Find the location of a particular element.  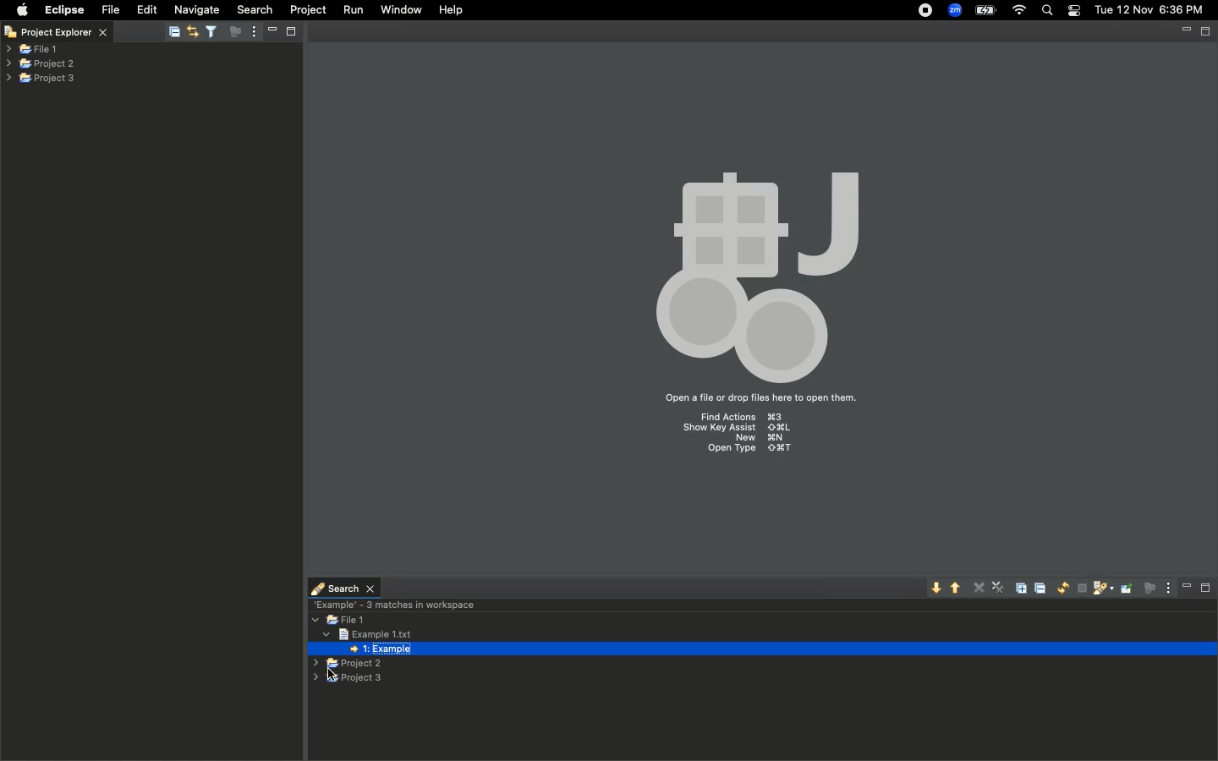

Internet is located at coordinates (1019, 11).